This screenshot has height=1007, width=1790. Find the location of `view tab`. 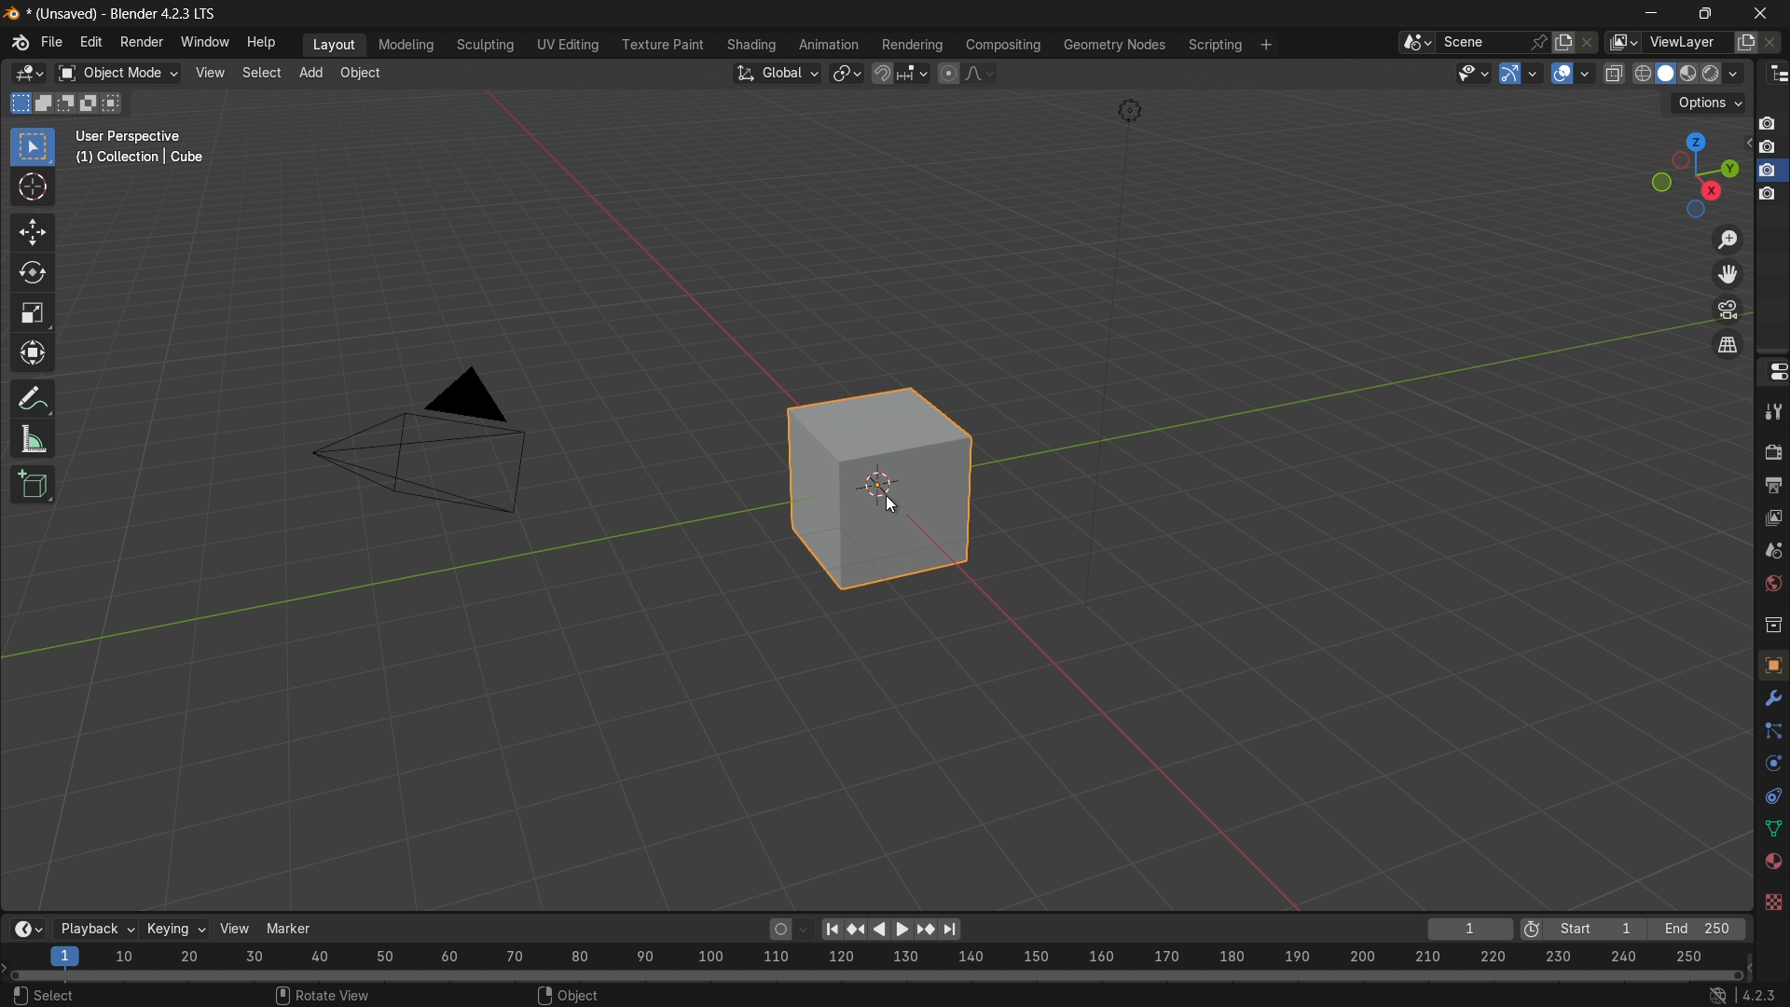

view tab is located at coordinates (208, 74).